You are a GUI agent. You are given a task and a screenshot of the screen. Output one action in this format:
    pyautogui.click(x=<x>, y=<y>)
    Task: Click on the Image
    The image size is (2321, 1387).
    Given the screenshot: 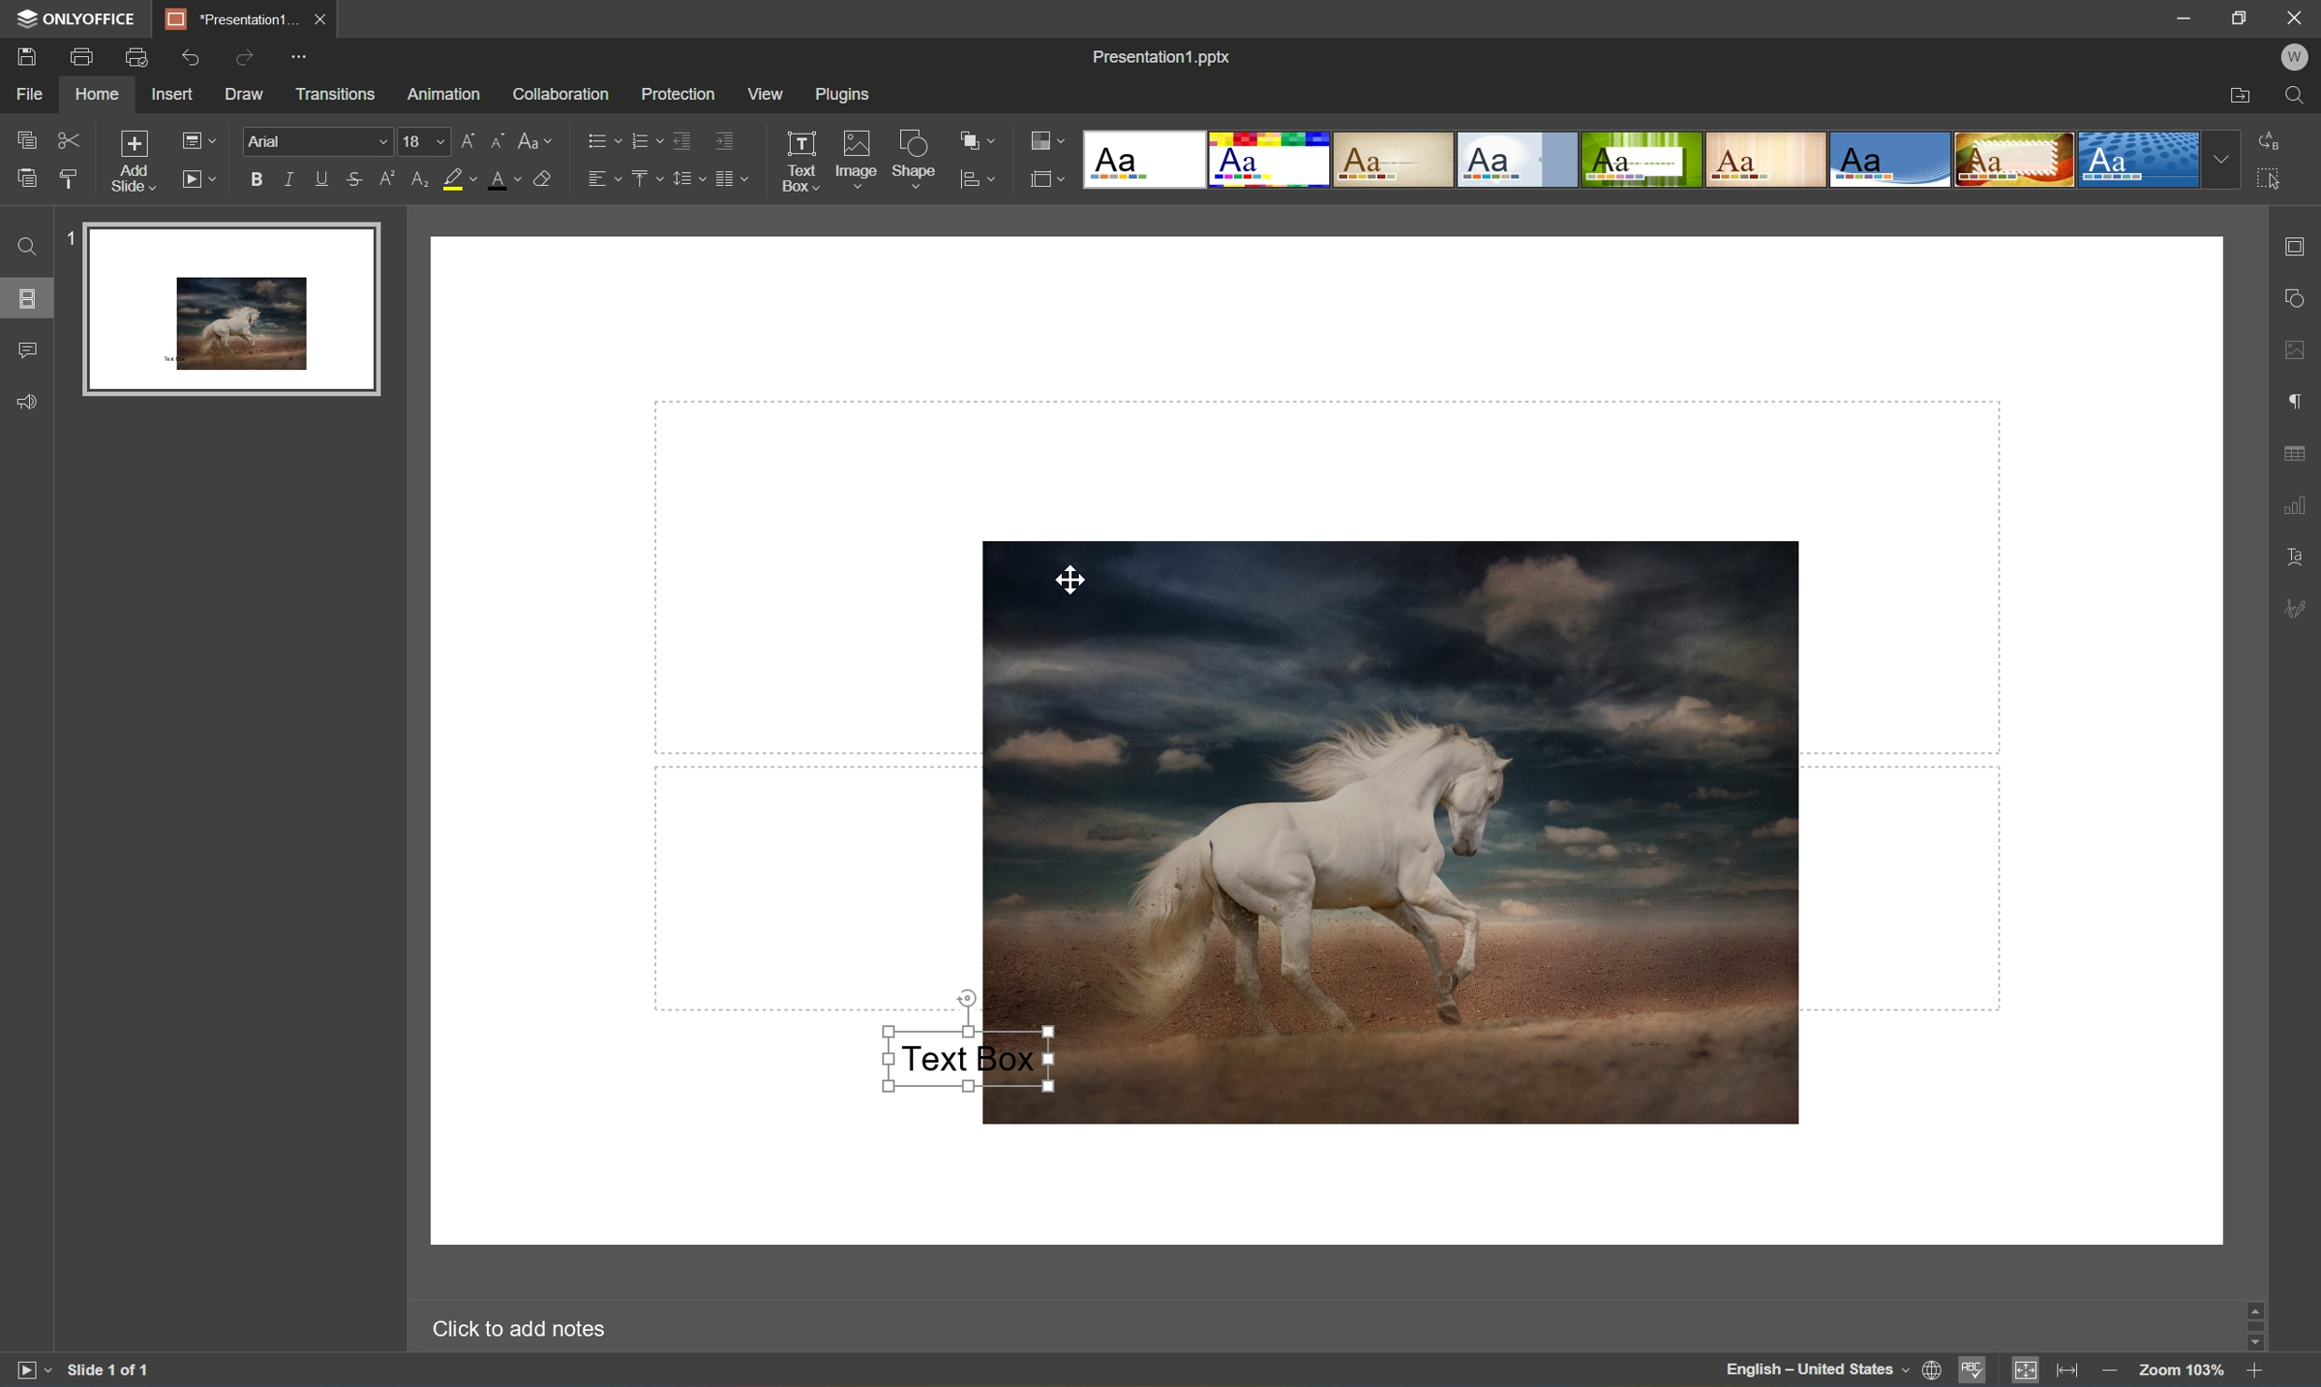 What is the action you would take?
    pyautogui.click(x=854, y=159)
    